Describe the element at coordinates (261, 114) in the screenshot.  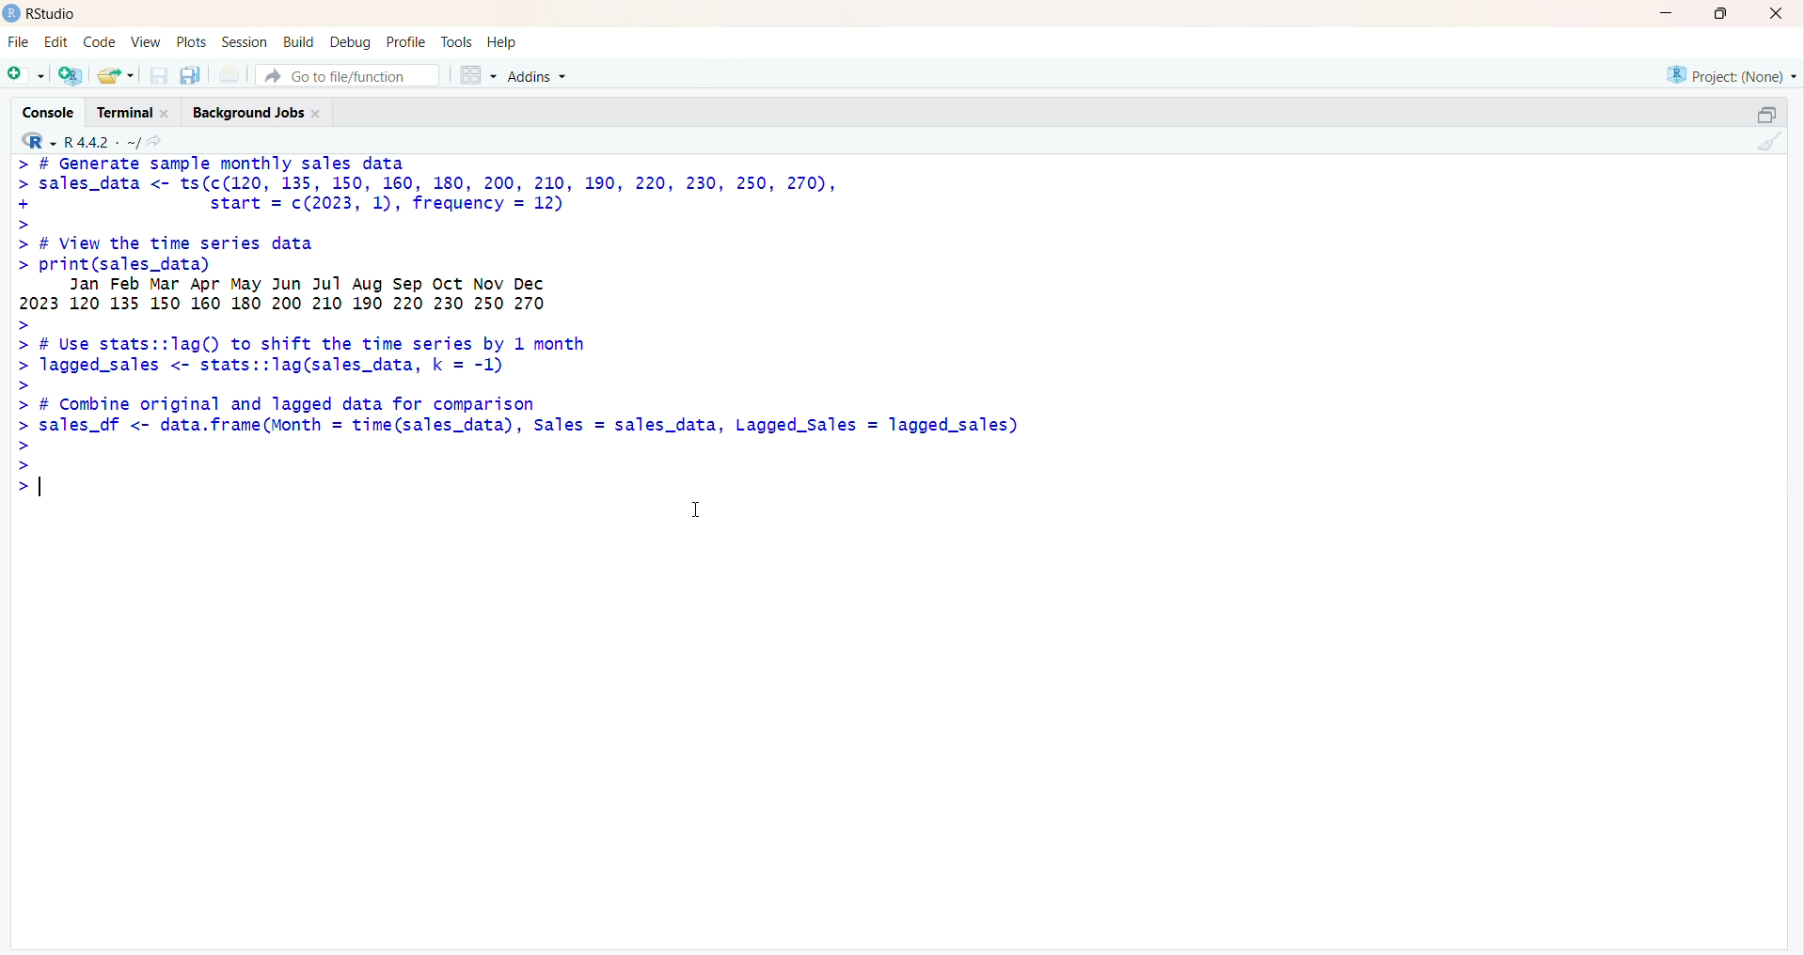
I see `background jobs` at that location.